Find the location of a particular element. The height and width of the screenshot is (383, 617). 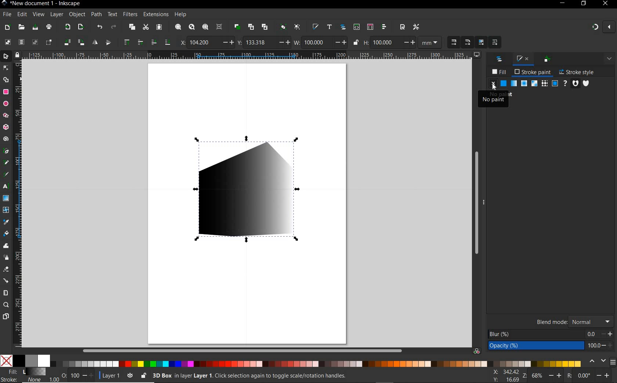

ZOOM TOOL is located at coordinates (7, 304).